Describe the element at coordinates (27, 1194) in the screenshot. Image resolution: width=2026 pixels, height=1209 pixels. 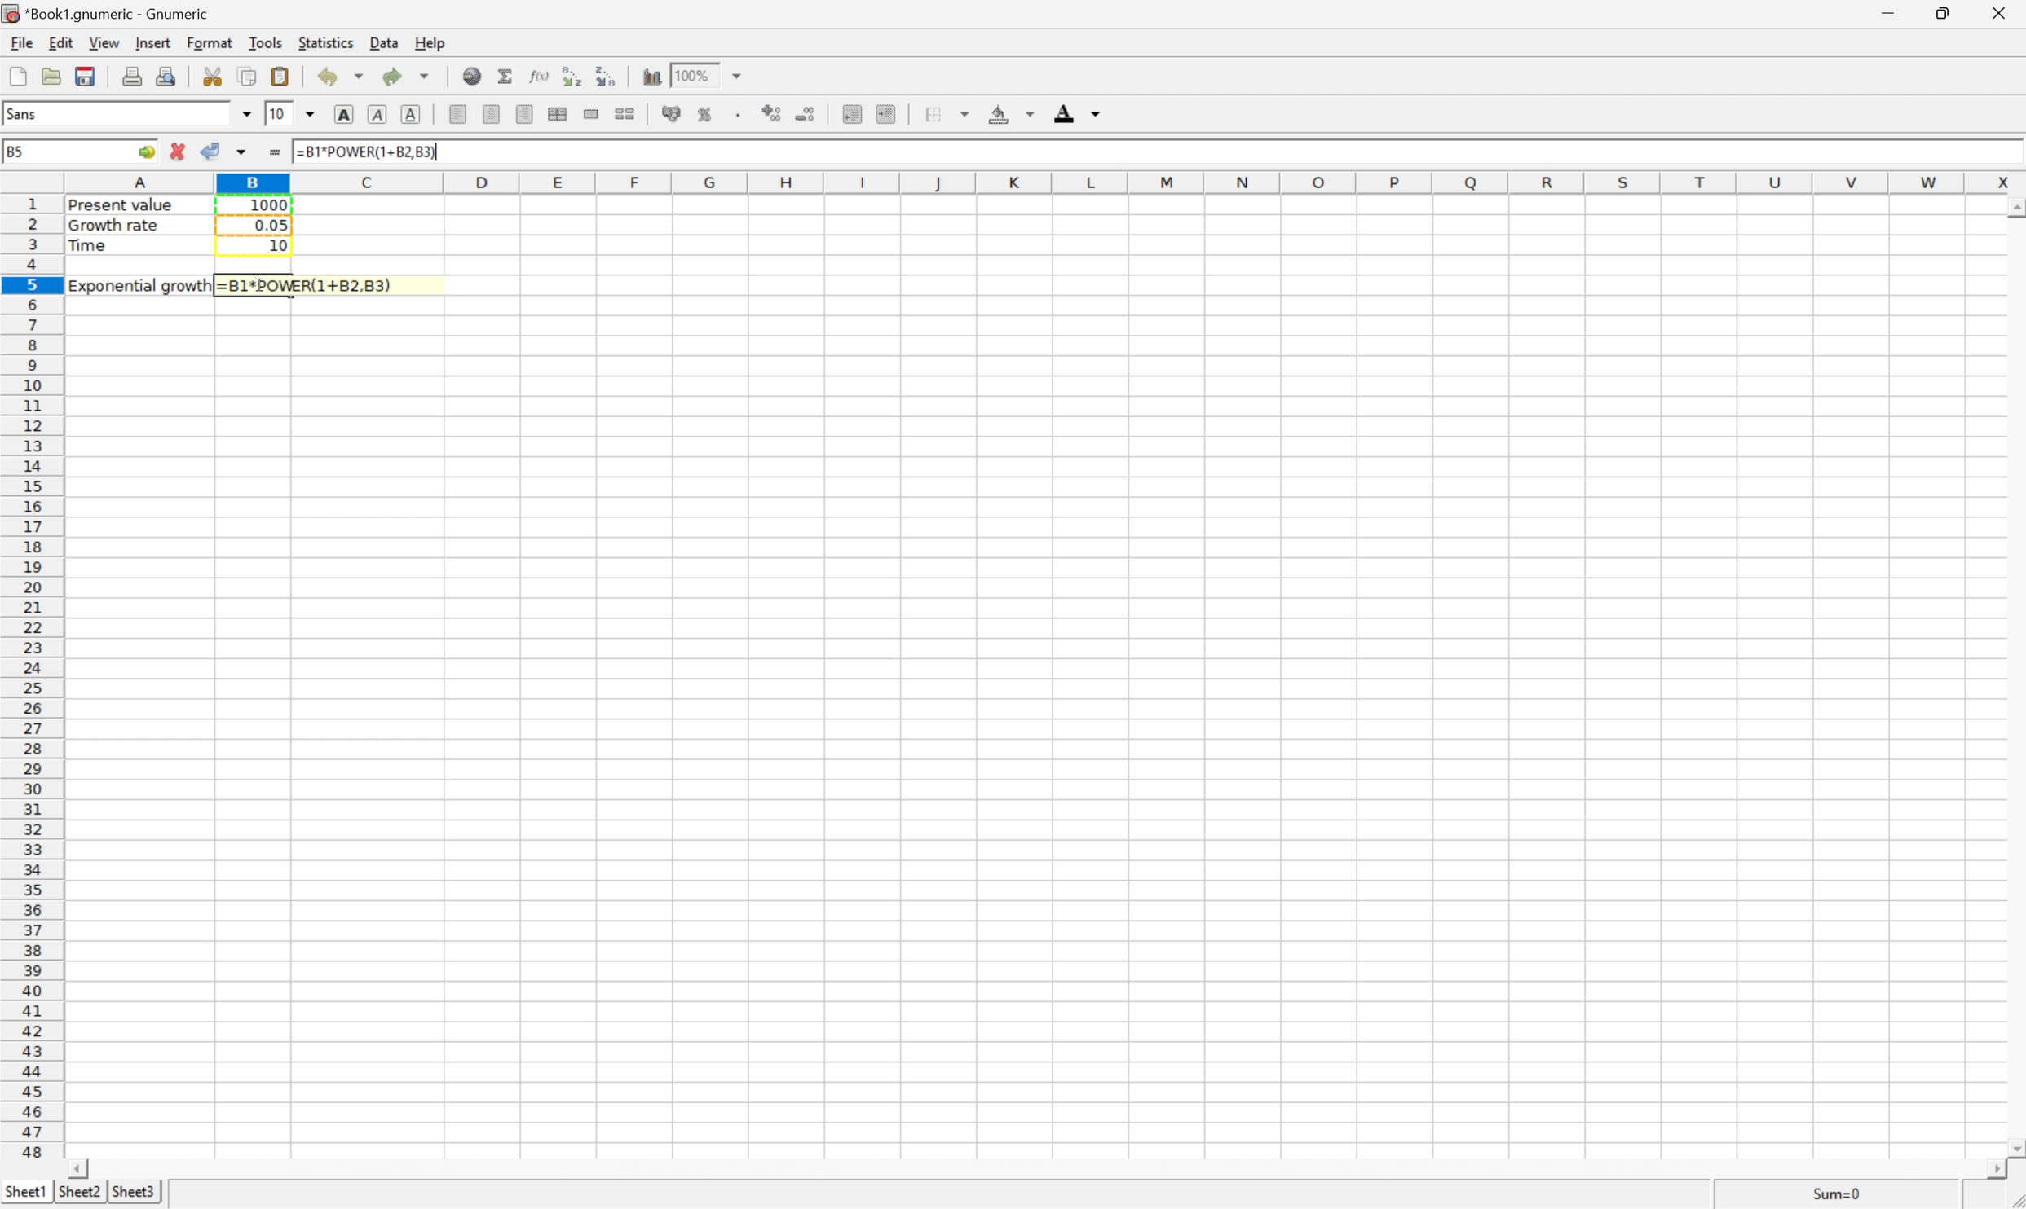
I see `Sheet1` at that location.